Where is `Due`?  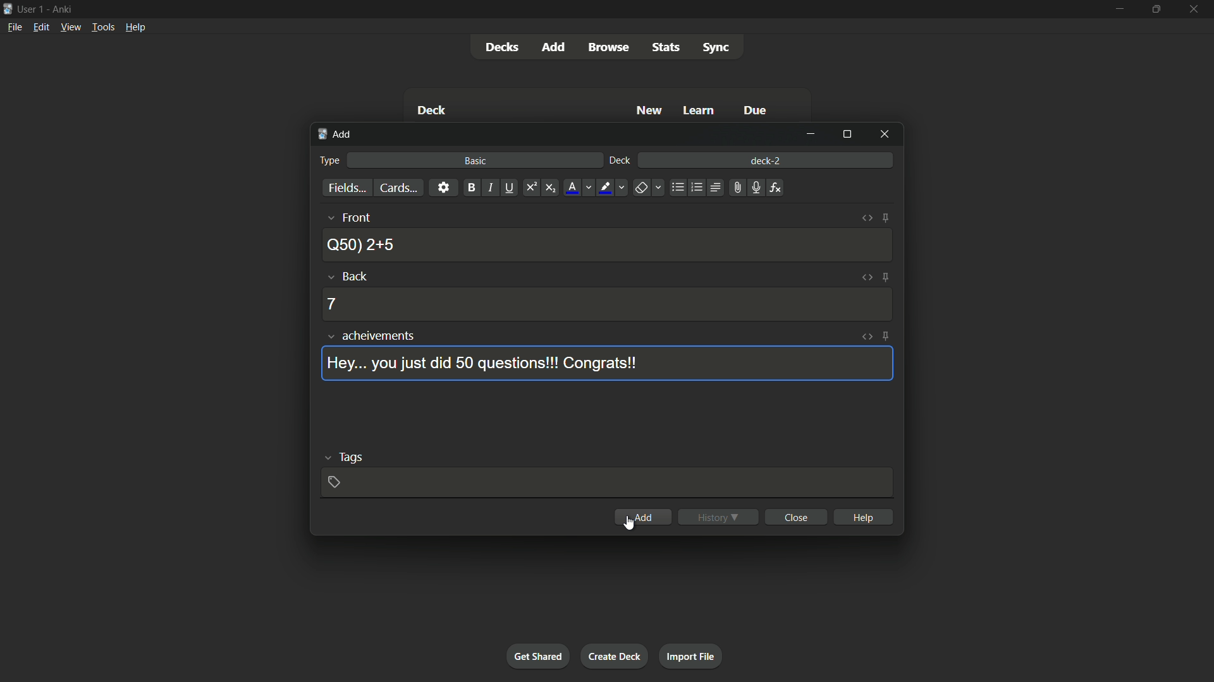 Due is located at coordinates (756, 110).